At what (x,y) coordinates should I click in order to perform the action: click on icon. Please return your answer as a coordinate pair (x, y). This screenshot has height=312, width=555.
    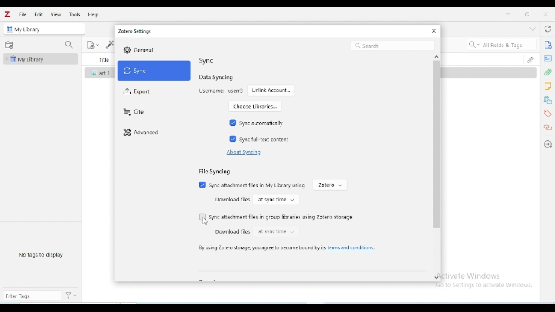
    Looking at the image, I should click on (10, 29).